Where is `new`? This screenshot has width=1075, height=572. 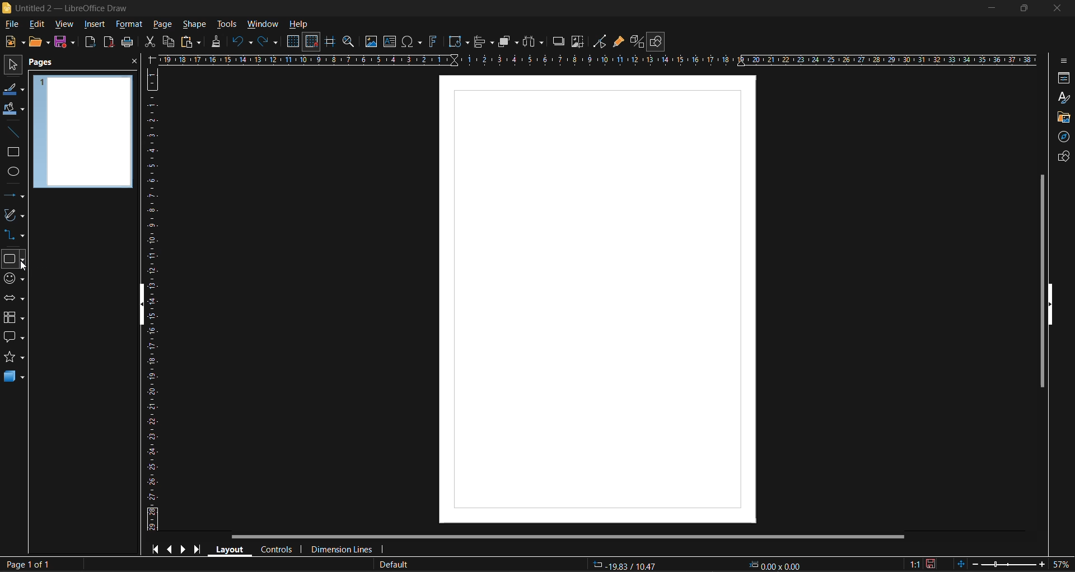
new is located at coordinates (14, 41).